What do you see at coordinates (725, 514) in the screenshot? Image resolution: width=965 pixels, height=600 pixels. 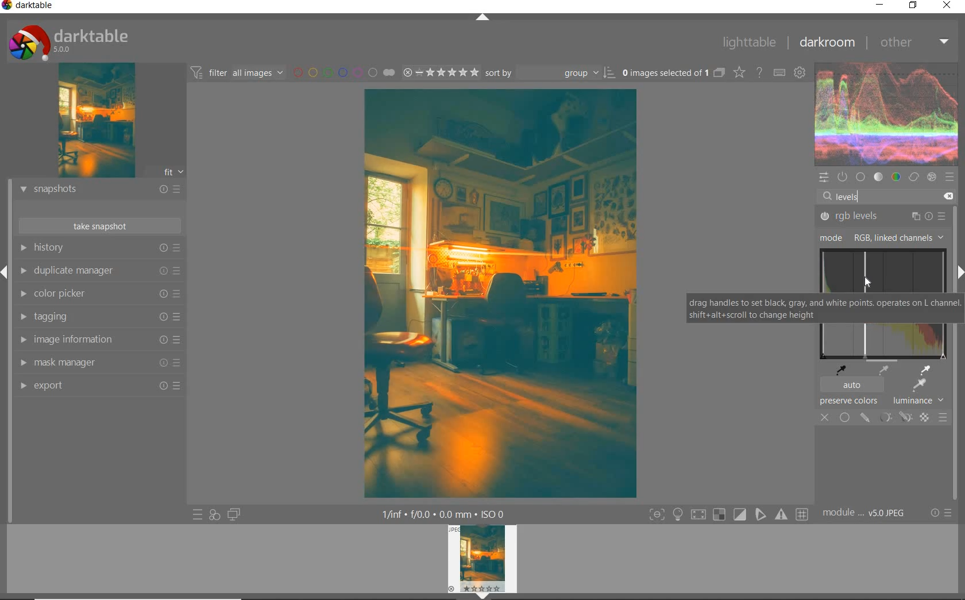 I see `toggle modes` at bounding box center [725, 514].